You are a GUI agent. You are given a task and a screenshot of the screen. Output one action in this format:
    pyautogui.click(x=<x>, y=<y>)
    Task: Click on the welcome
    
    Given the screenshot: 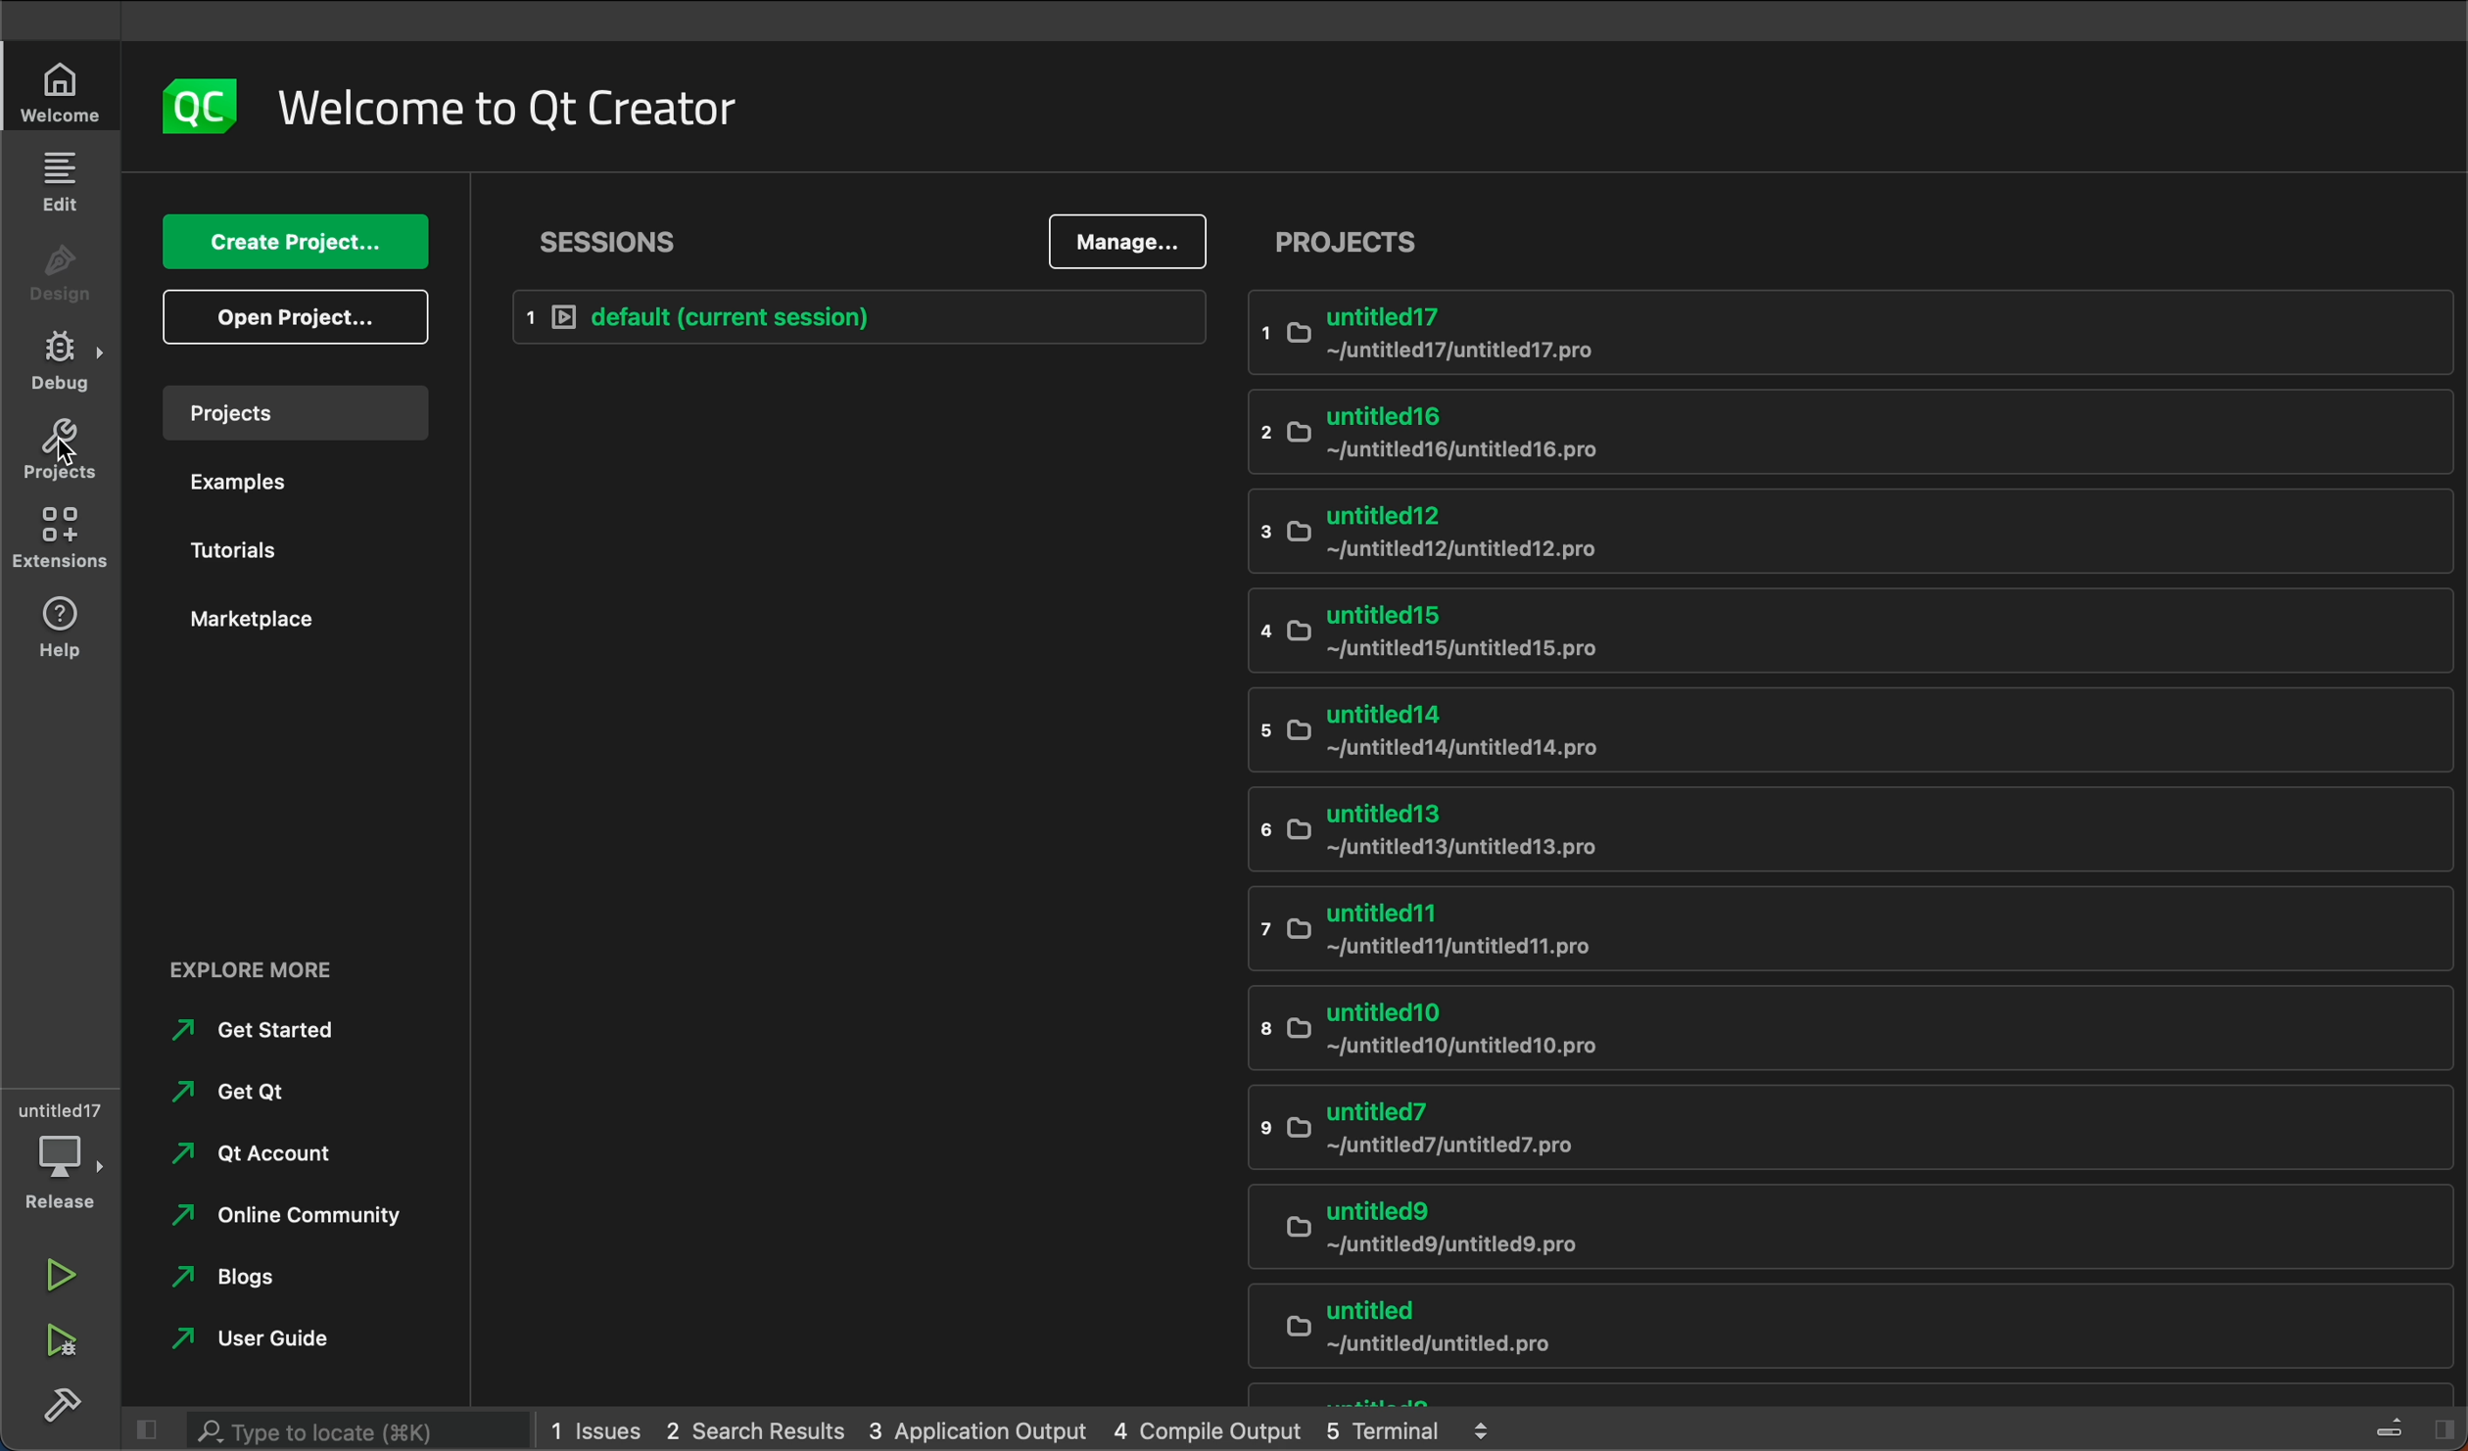 What is the action you would take?
    pyautogui.click(x=541, y=102)
    